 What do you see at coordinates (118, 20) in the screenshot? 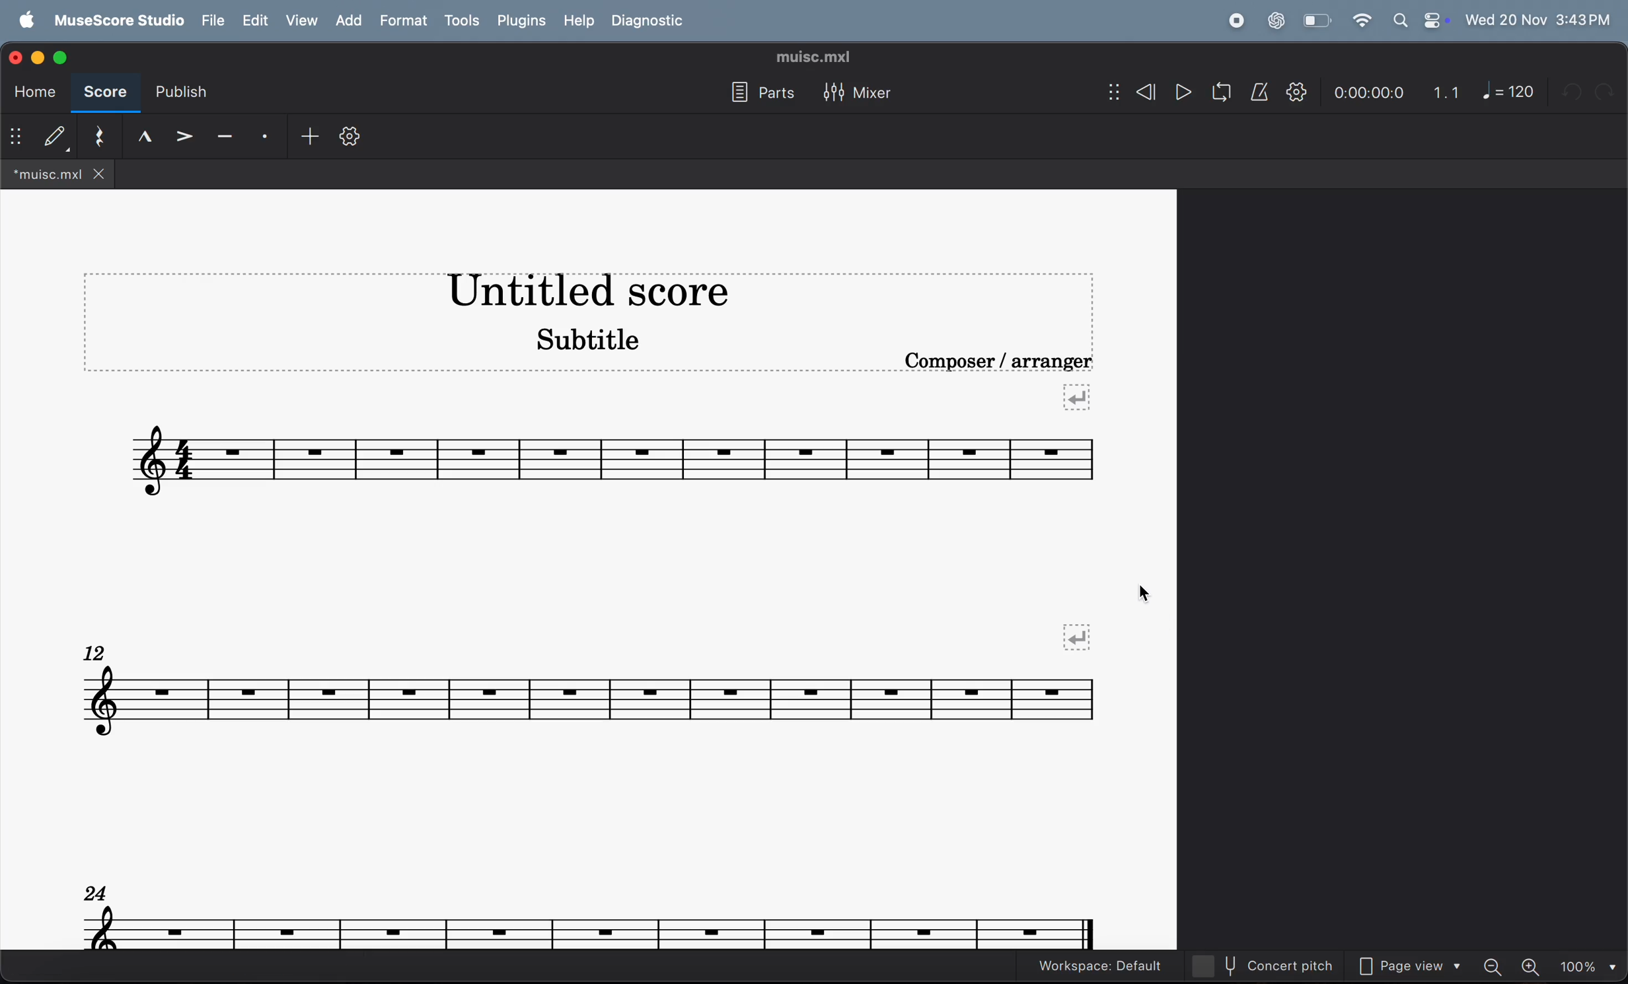
I see `musescore studio` at bounding box center [118, 20].